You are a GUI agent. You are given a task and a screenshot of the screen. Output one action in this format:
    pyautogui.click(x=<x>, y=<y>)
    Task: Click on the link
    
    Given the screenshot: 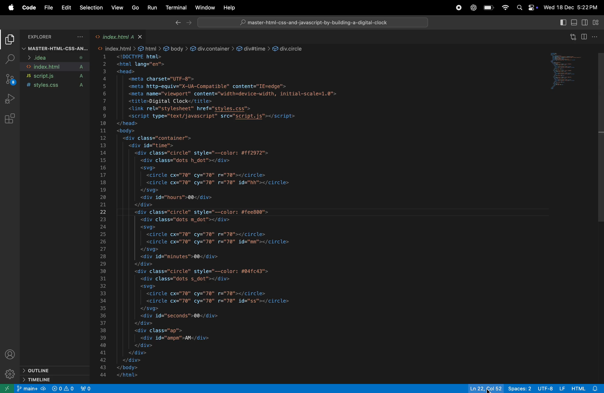 What is the action you would take?
    pyautogui.click(x=117, y=48)
    